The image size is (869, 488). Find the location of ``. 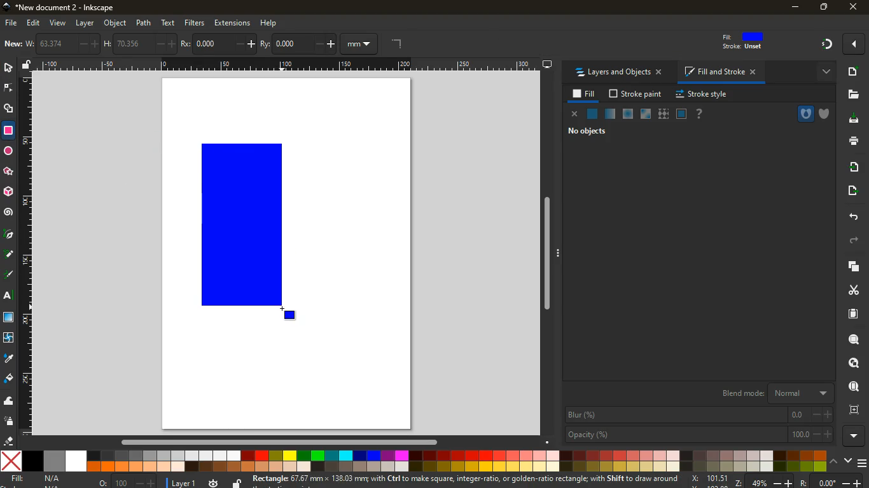

 is located at coordinates (8, 152).